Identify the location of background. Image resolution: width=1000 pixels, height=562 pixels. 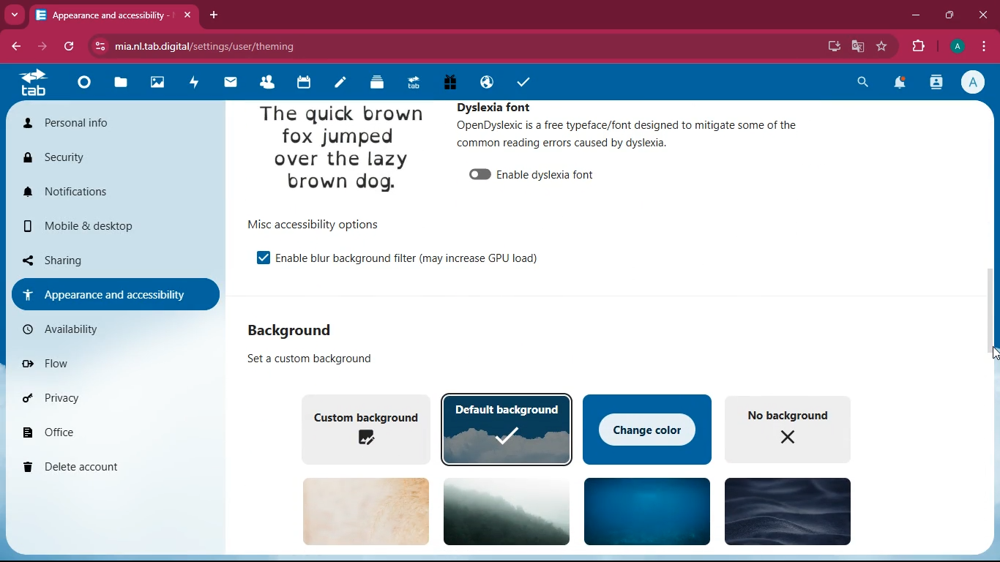
(509, 511).